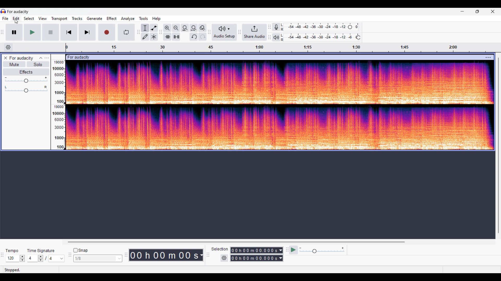  I want to click on Track view changed to Spectrogram view, so click(280, 105).